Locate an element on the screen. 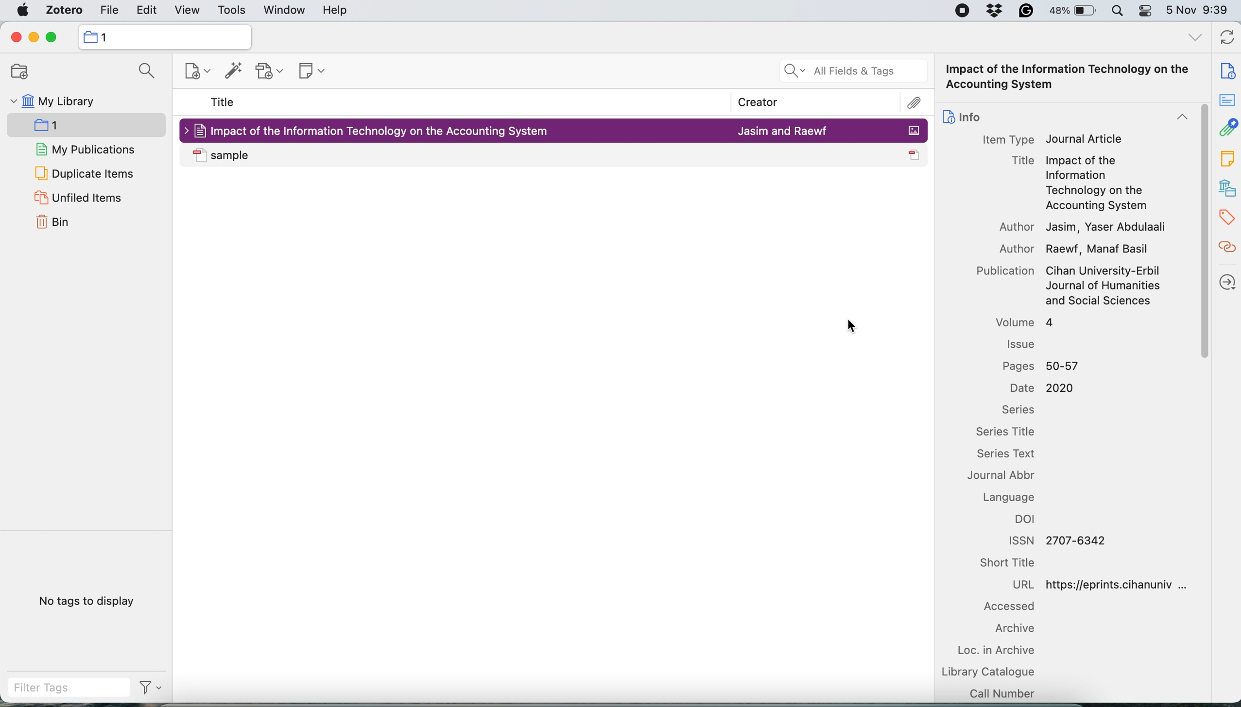 Image resolution: width=1241 pixels, height=707 pixels. unfiled items is located at coordinates (85, 199).